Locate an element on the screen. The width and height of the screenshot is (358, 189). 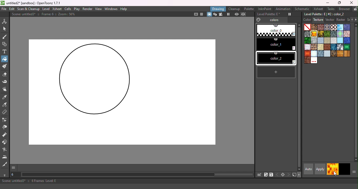
new style is located at coordinates (276, 72).